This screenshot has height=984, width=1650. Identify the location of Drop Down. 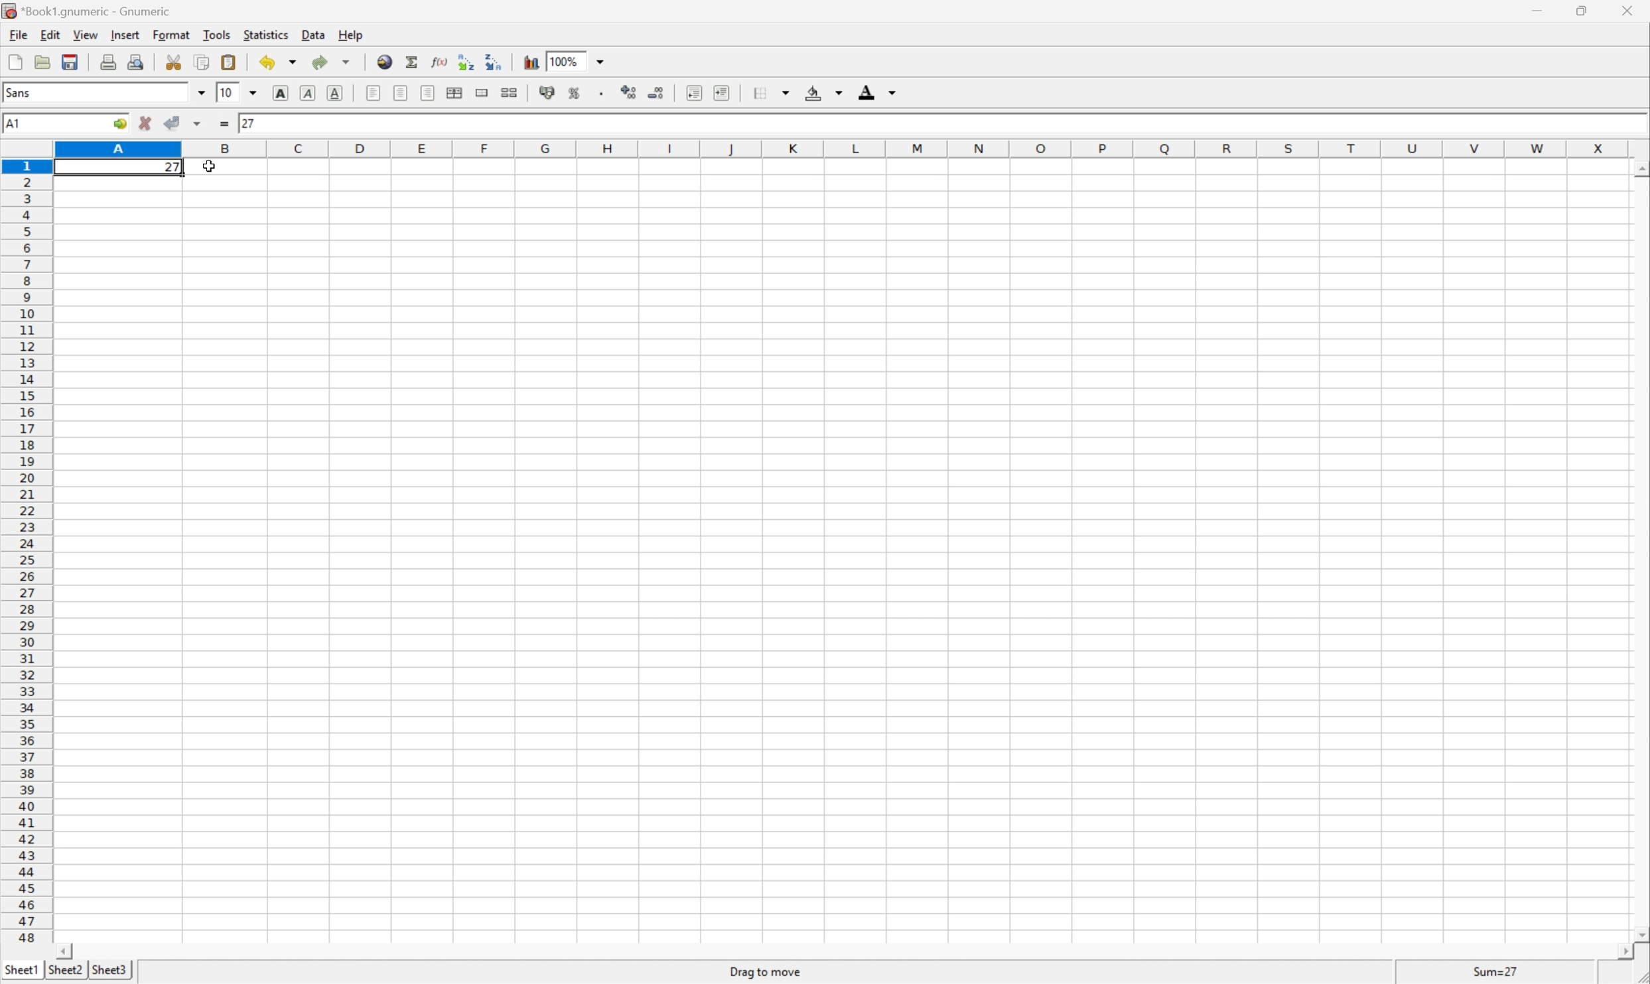
(601, 60).